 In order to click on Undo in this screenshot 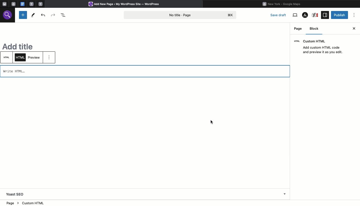, I will do `click(44, 15)`.